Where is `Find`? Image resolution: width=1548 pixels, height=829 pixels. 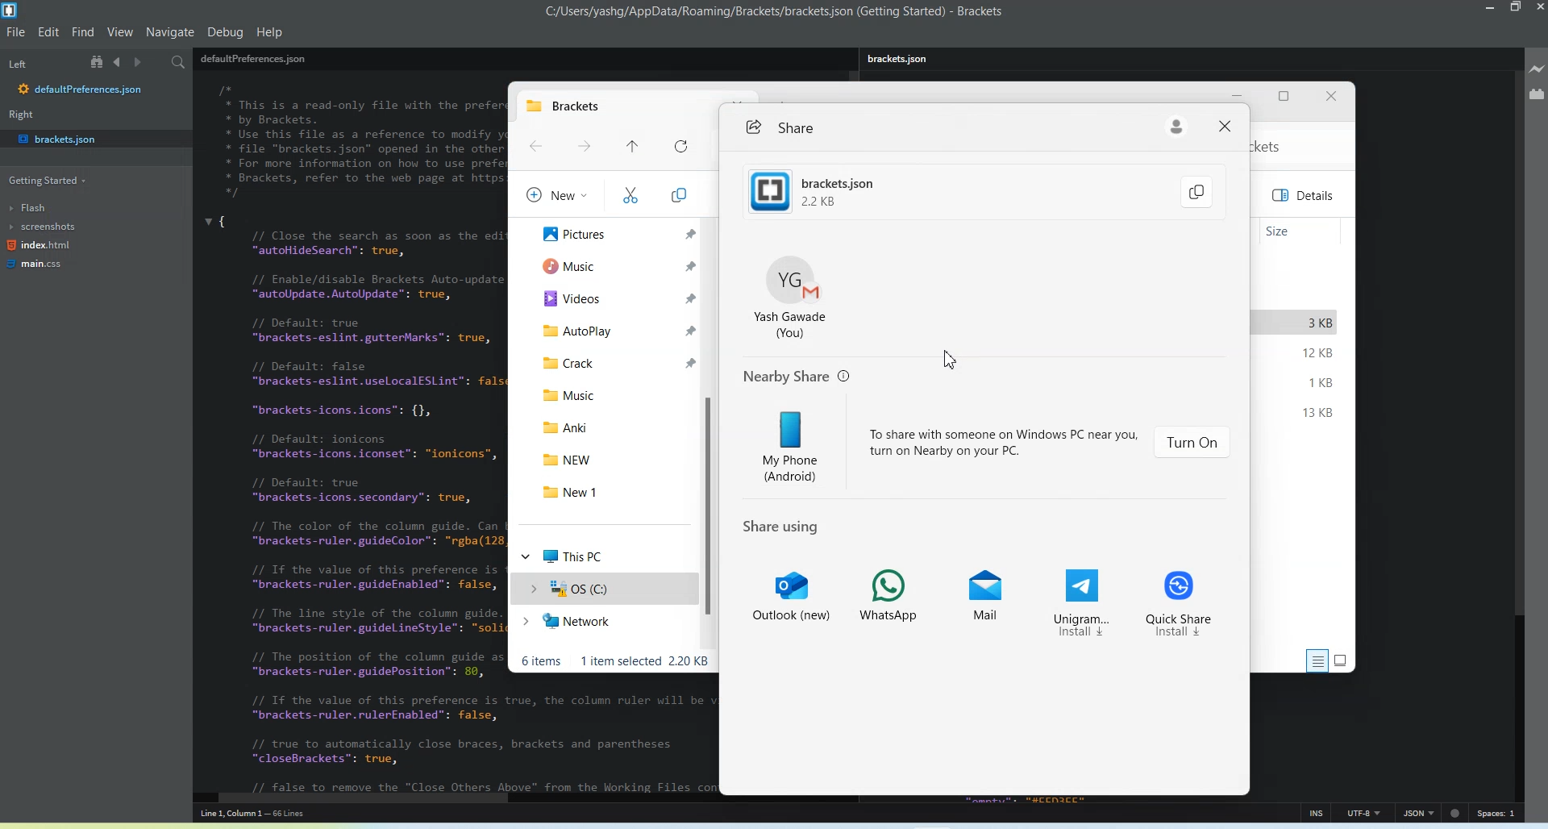 Find is located at coordinates (84, 32).